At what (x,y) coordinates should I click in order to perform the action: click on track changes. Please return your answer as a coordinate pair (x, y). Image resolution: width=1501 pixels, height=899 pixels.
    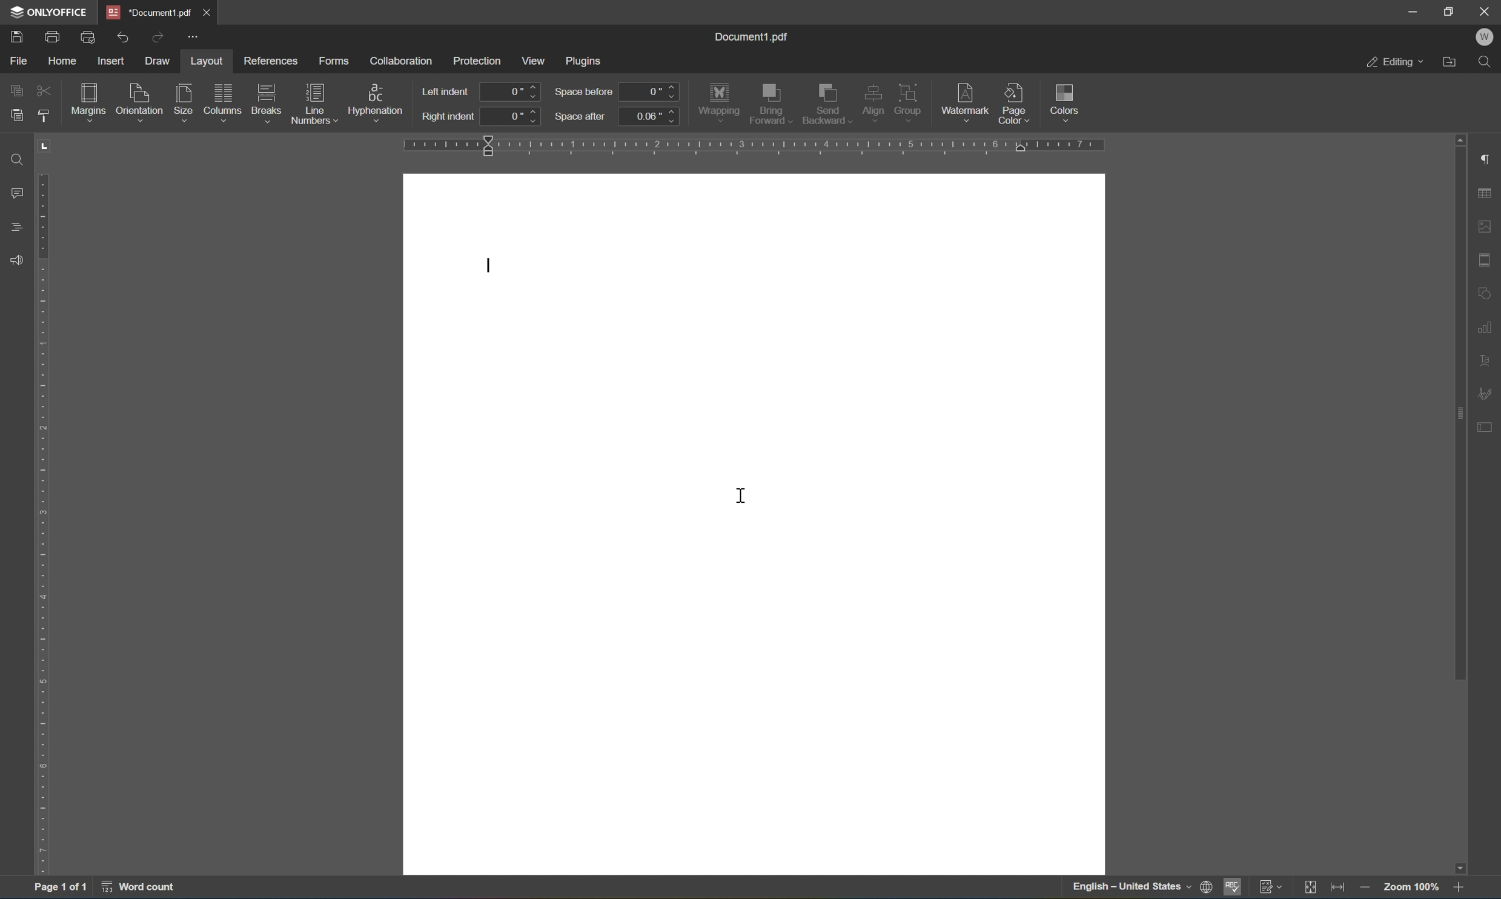
    Looking at the image, I should click on (1273, 888).